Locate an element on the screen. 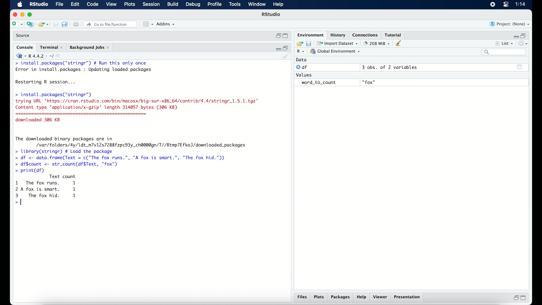 The image size is (542, 305). show output window is located at coordinates (520, 67).